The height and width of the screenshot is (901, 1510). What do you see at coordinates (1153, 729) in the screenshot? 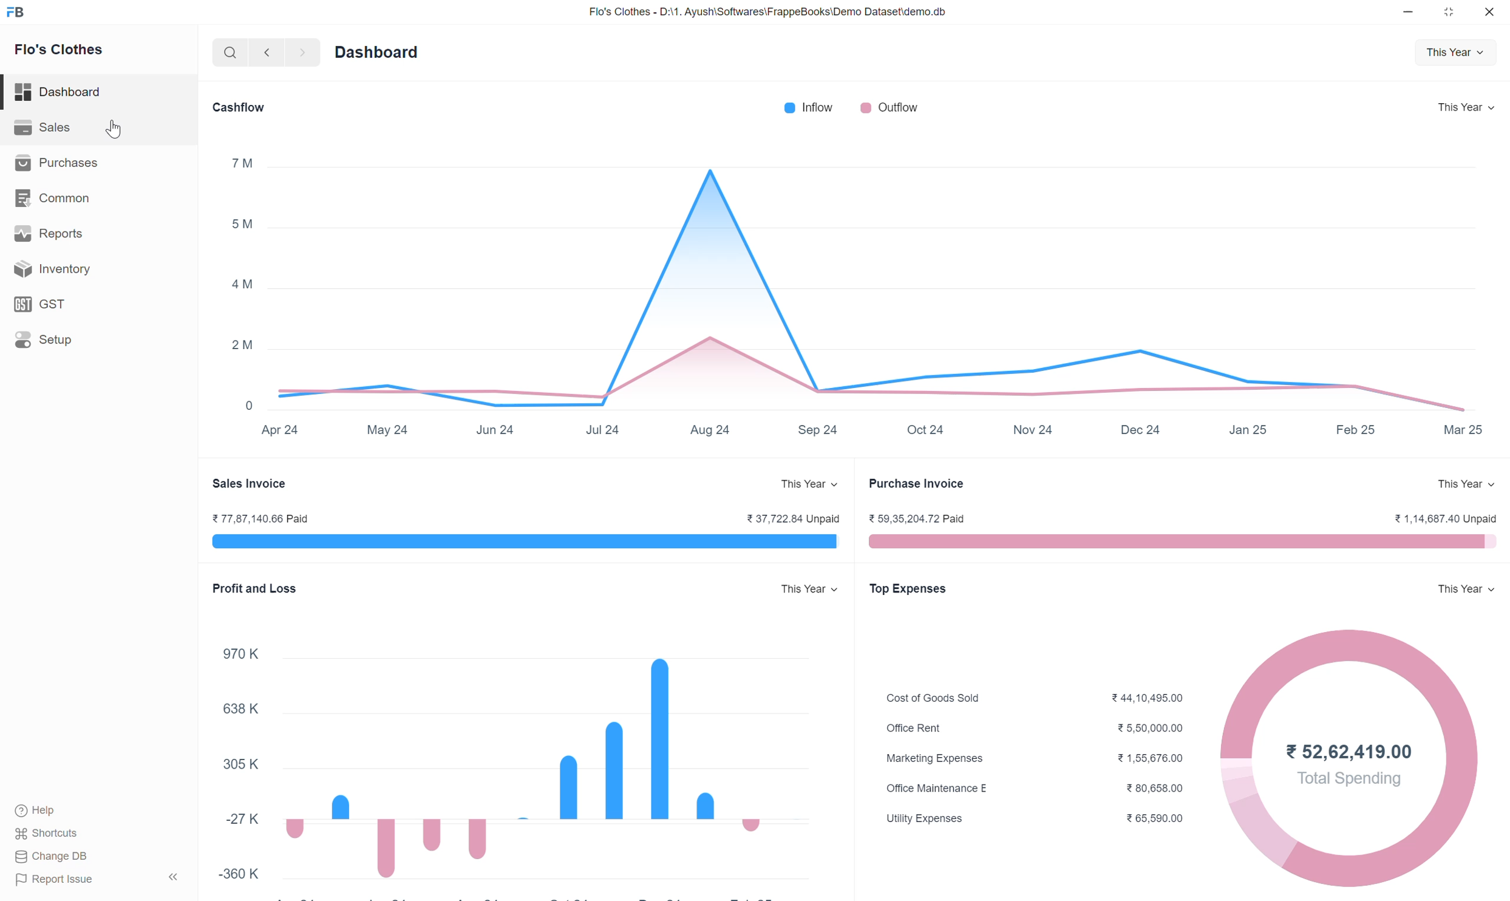
I see `RS. 5,50,000.00` at bounding box center [1153, 729].